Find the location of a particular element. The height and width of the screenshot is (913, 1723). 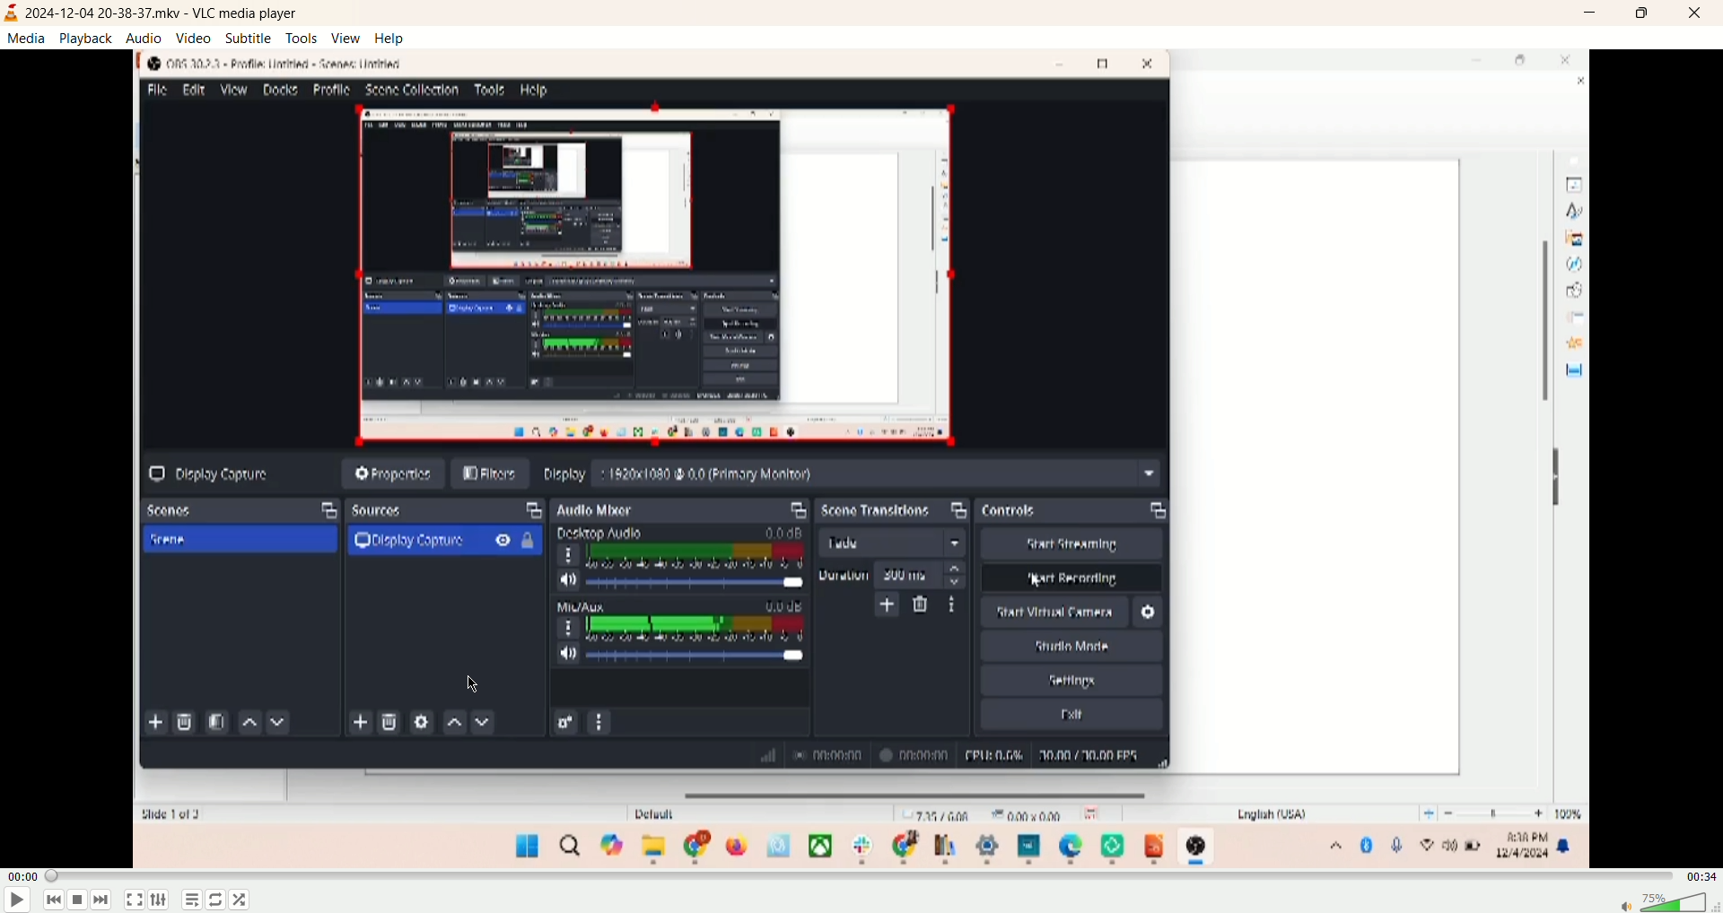

toggle loop none is located at coordinates (215, 900).